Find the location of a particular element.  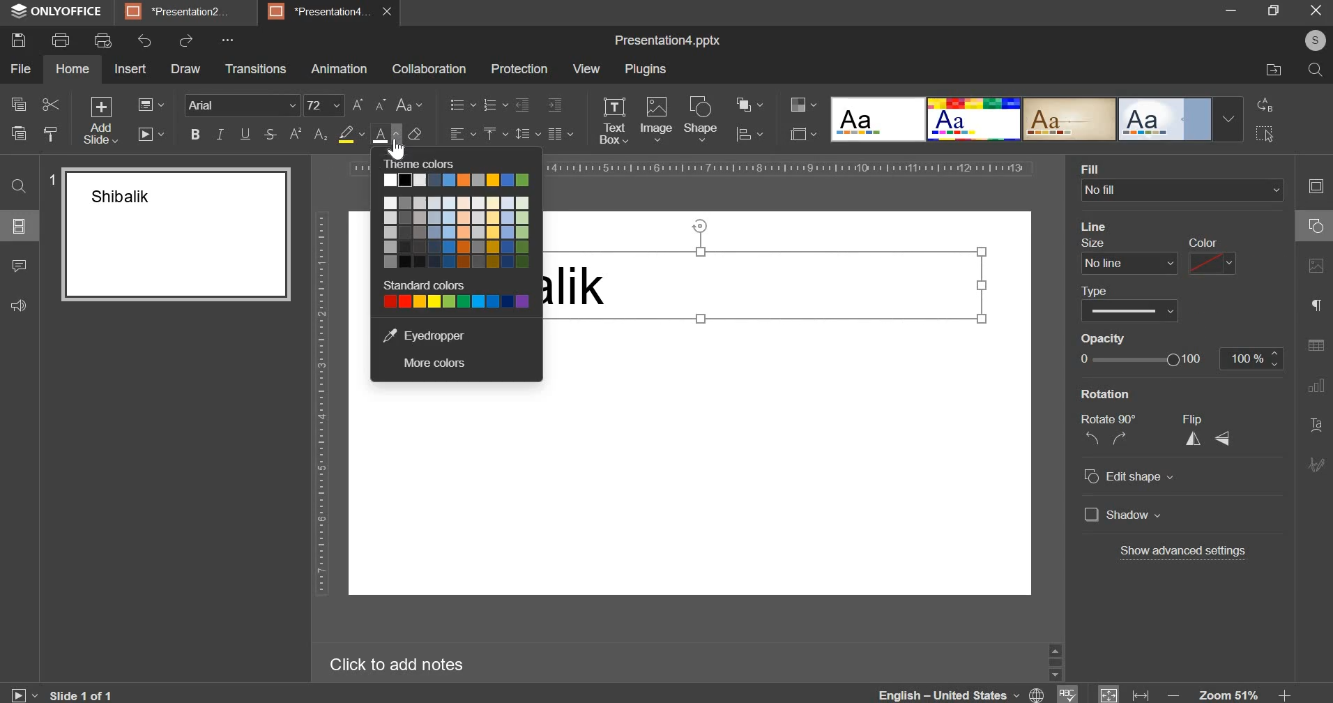

fill color is located at coordinates (351, 134).